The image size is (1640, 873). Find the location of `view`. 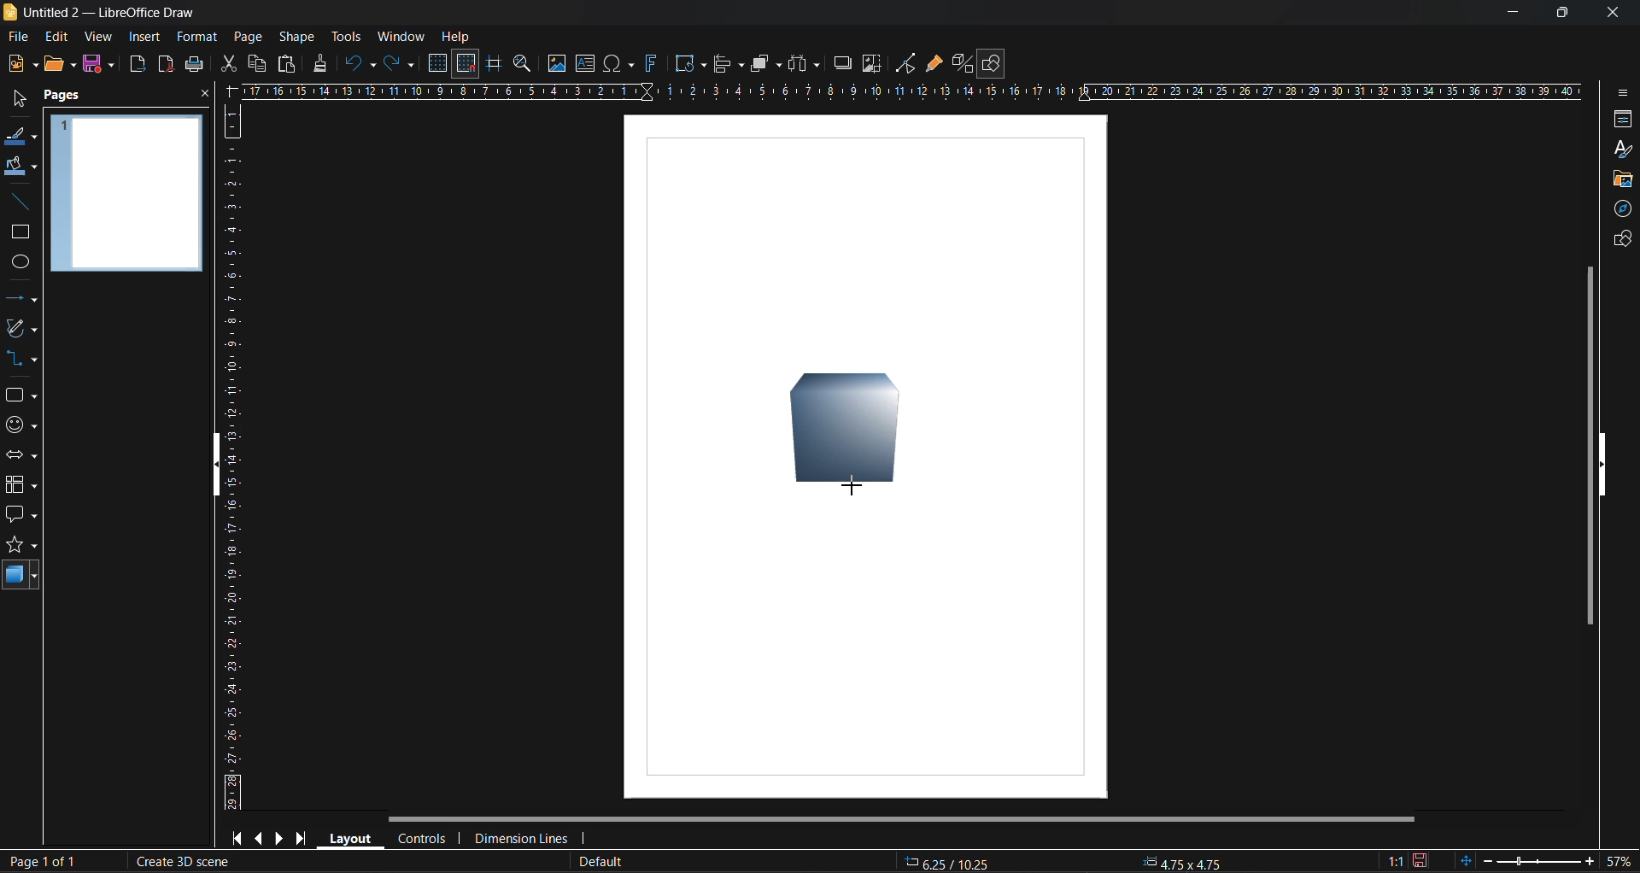

view is located at coordinates (100, 38).